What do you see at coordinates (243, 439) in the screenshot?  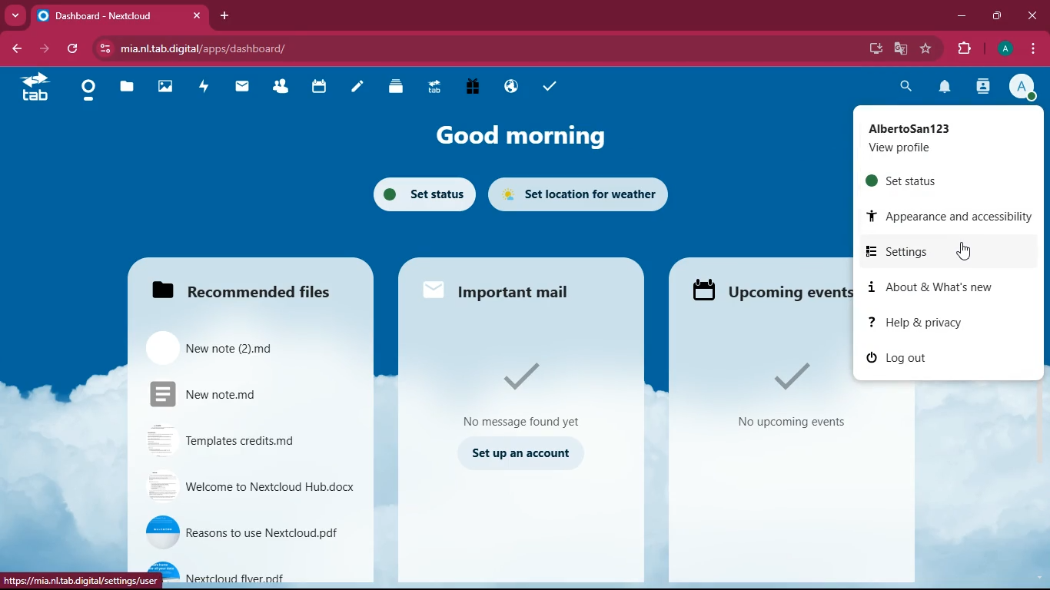 I see `Templates credits.md` at bounding box center [243, 439].